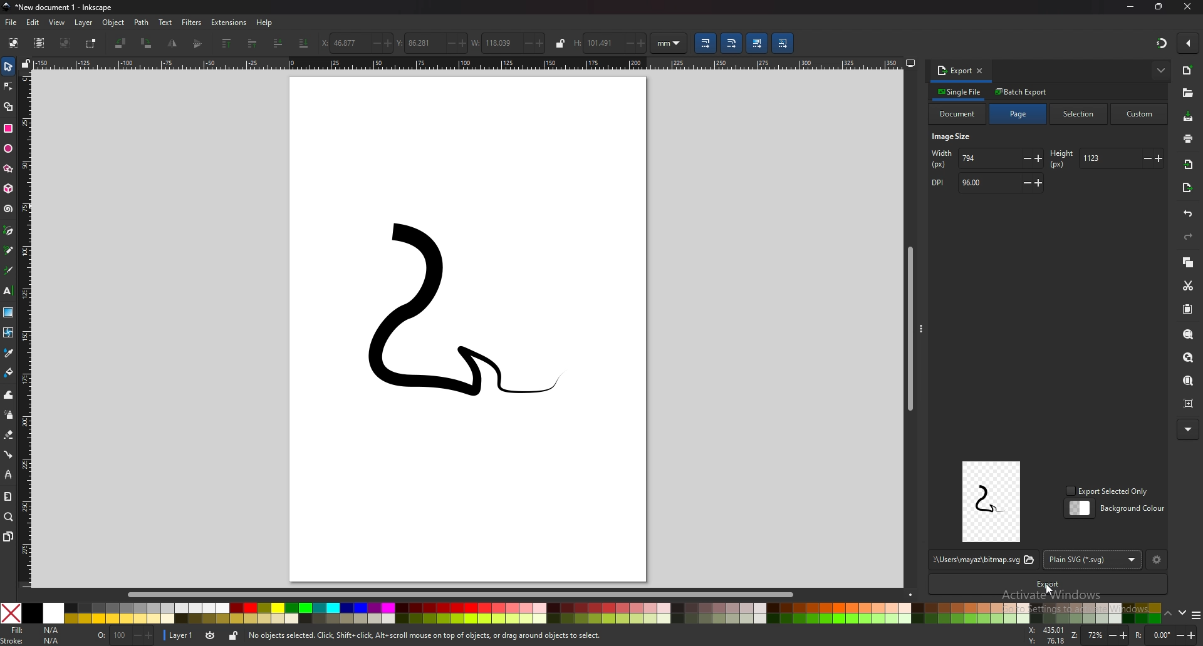 The image size is (1203, 646). I want to click on rotation, so click(1164, 635).